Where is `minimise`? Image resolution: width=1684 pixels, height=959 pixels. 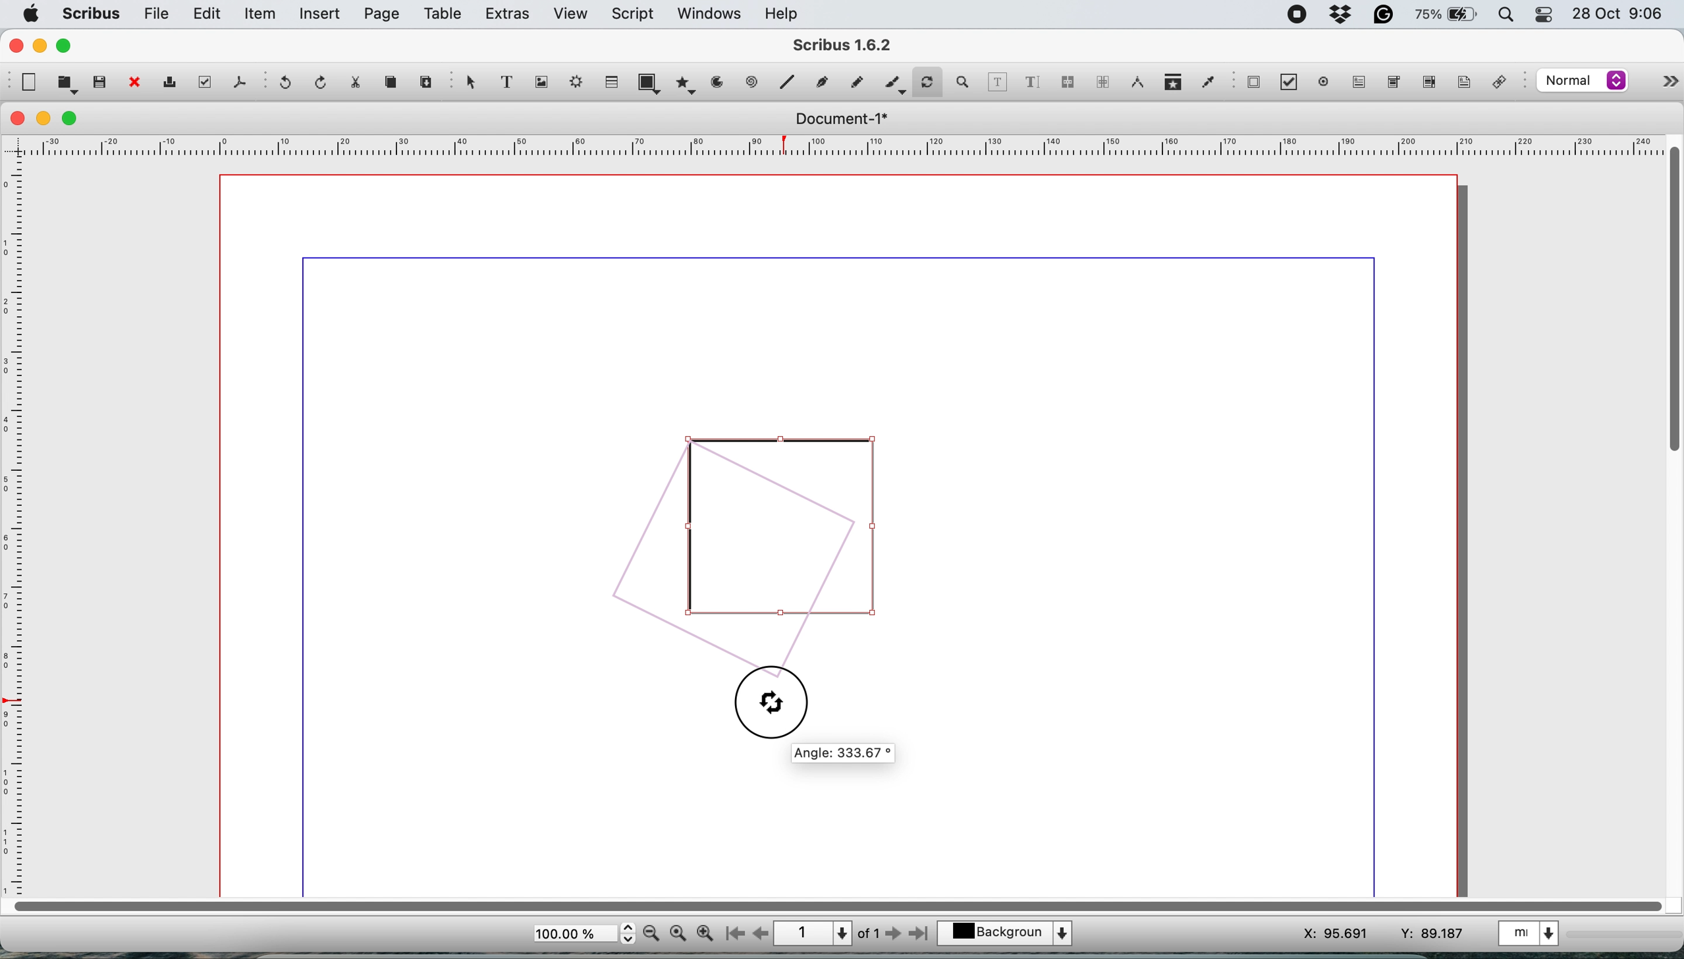
minimise is located at coordinates (45, 118).